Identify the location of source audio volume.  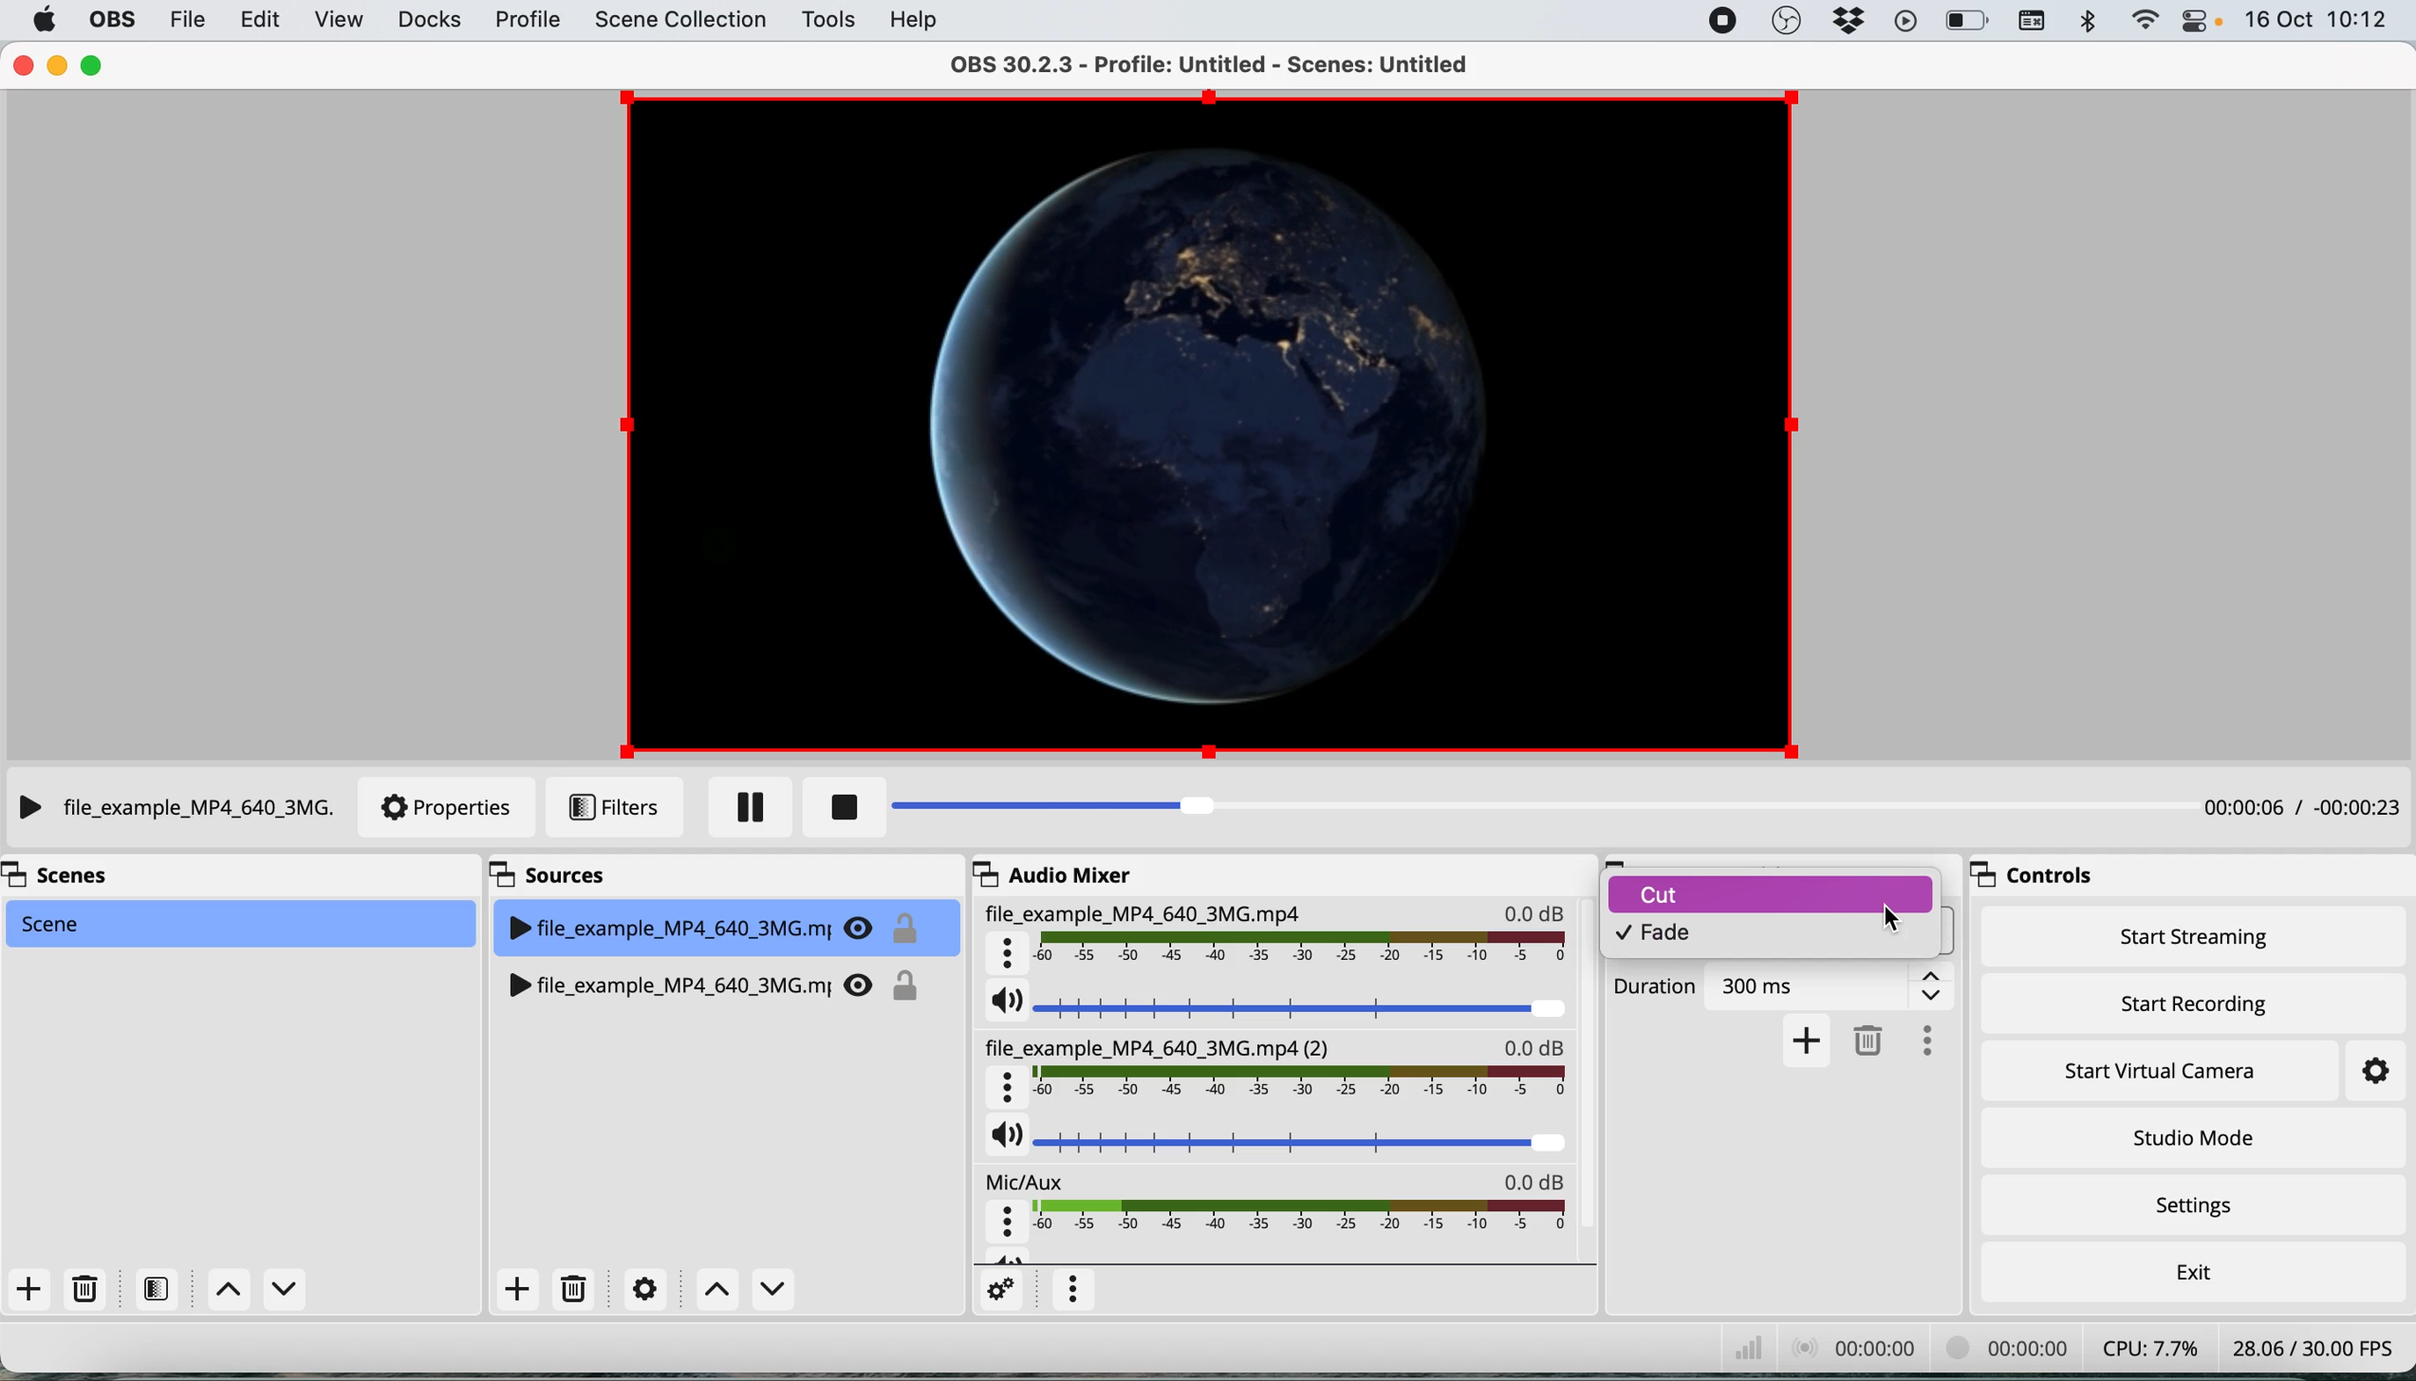
(1276, 1132).